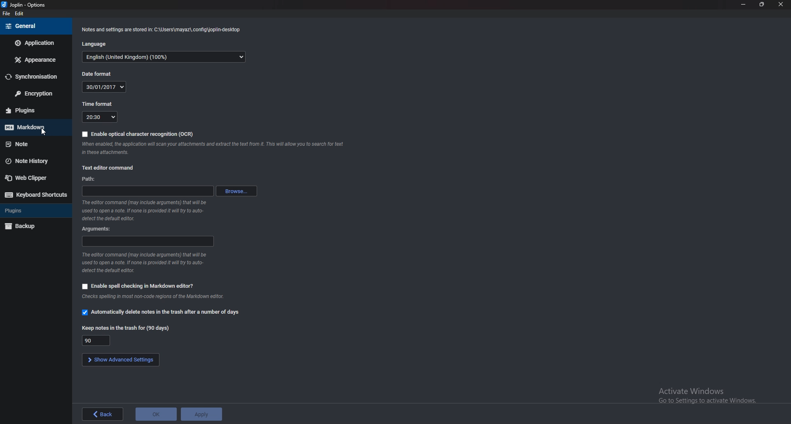 This screenshot has width=791, height=424. Describe the element at coordinates (761, 5) in the screenshot. I see `resize` at that location.